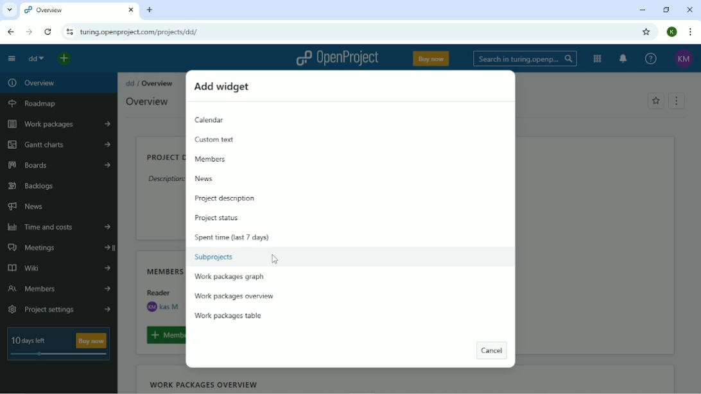 This screenshot has width=701, height=394. I want to click on Menu, so click(677, 100).